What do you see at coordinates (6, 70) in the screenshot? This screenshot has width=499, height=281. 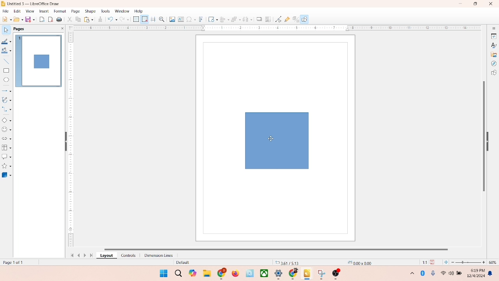 I see `rectangle` at bounding box center [6, 70].